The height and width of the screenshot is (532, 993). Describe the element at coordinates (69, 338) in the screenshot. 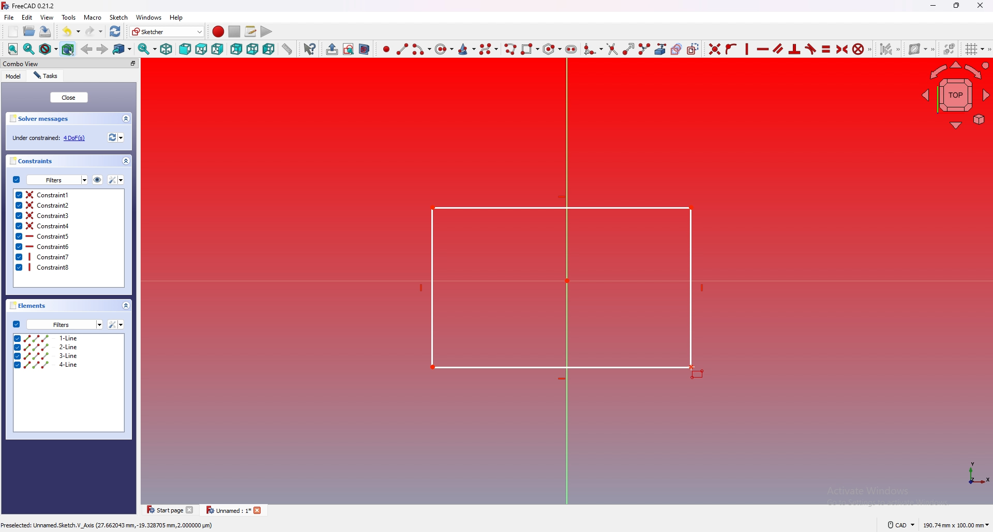

I see `1 line` at that location.